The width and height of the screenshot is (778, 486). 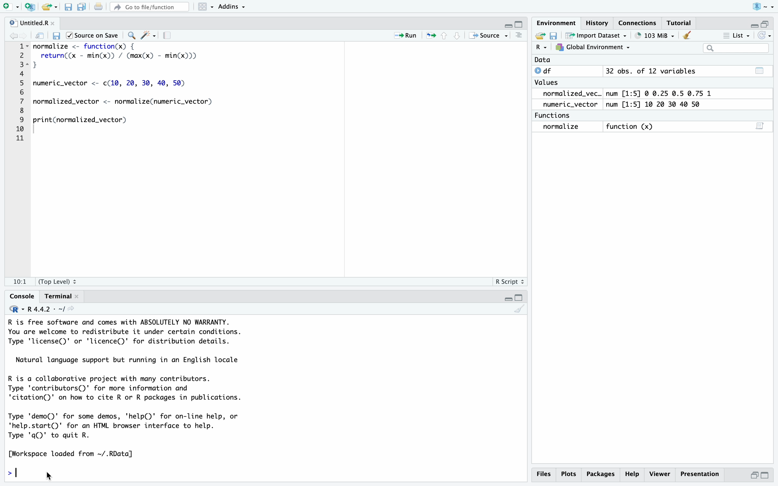 I want to click on Maximize, so click(x=520, y=298).